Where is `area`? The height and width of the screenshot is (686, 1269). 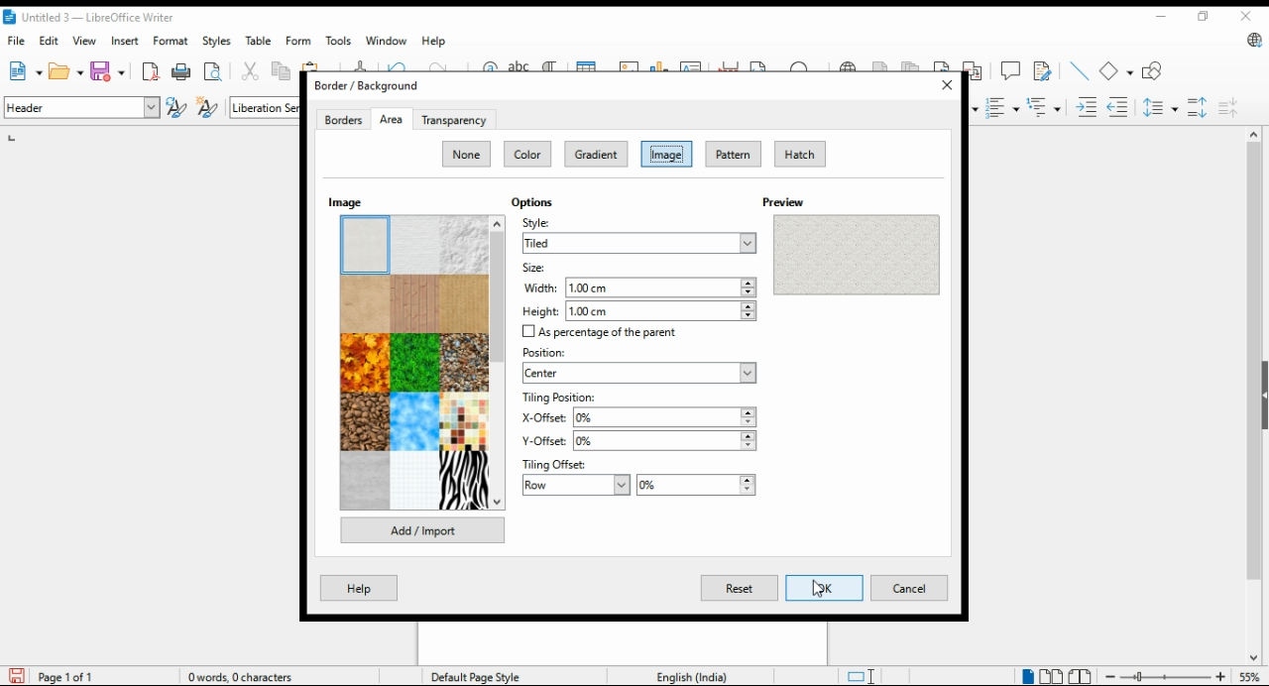 area is located at coordinates (392, 120).